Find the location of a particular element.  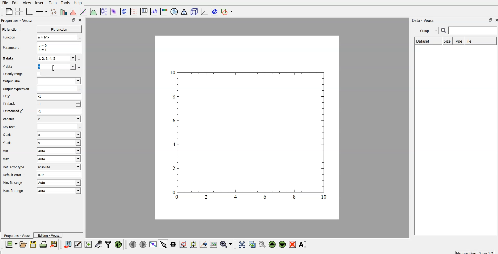

new document is located at coordinates (9, 245).